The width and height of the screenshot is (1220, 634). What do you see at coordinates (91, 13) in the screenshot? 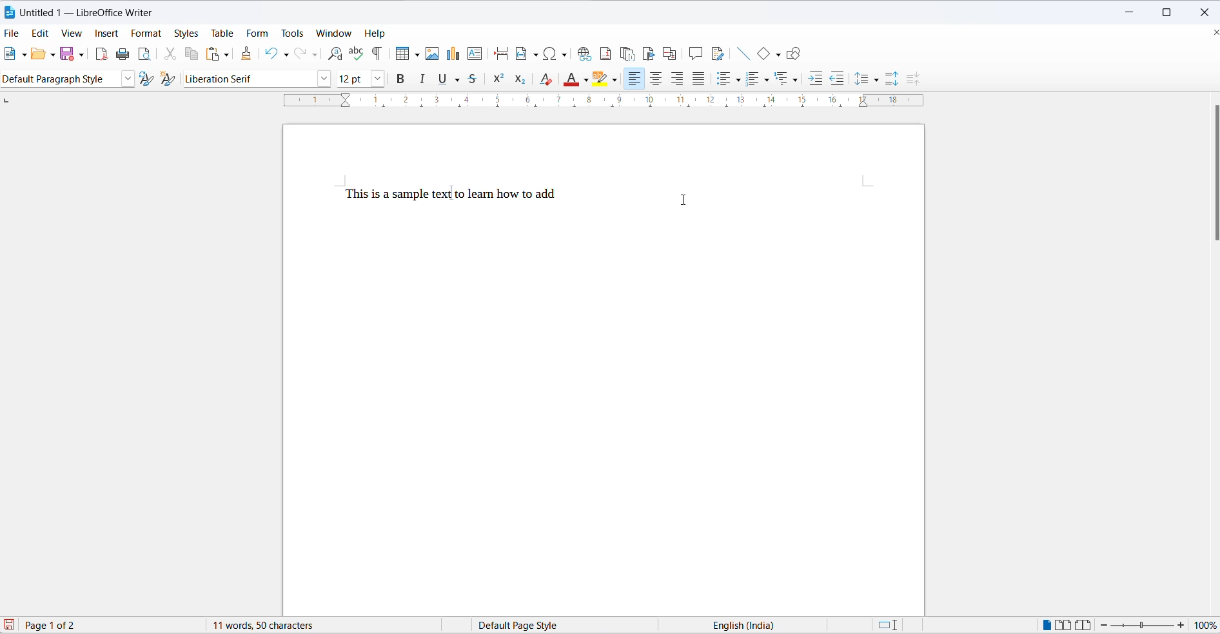
I see `Untitle 1 - LibreOffice Writer` at bounding box center [91, 13].